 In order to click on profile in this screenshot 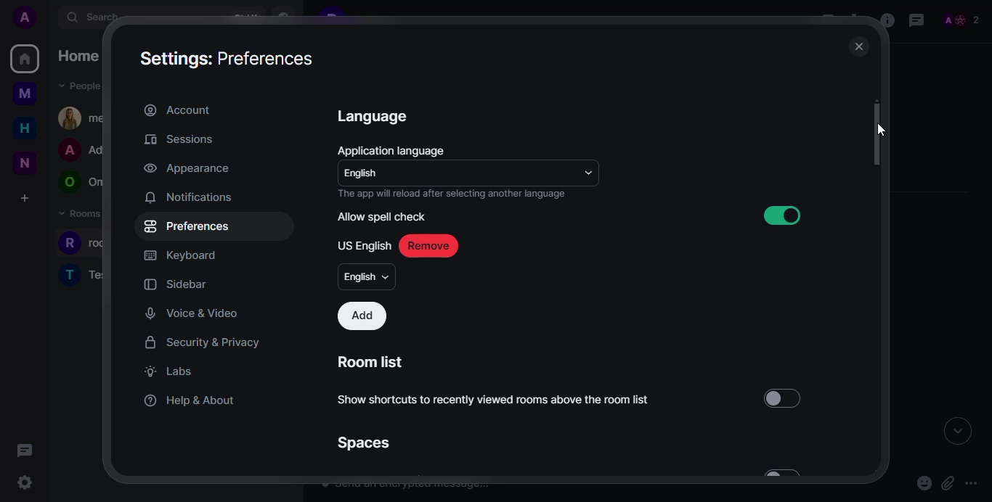, I will do `click(25, 17)`.